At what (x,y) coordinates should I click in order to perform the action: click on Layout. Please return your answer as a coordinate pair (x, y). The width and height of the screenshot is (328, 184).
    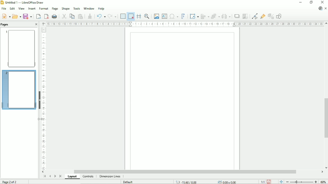
    Looking at the image, I should click on (73, 177).